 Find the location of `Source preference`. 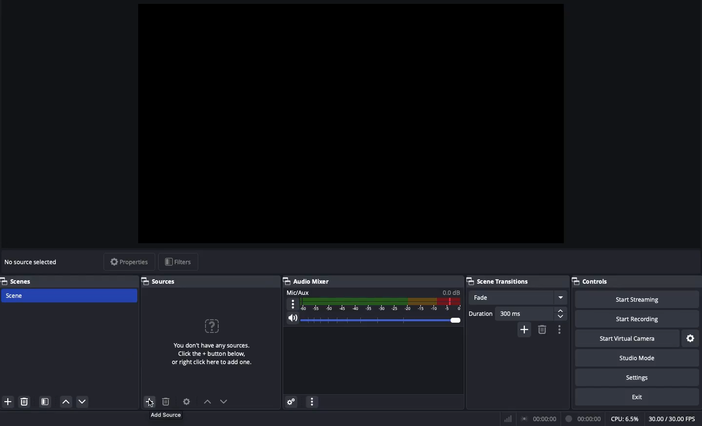

Source preference is located at coordinates (187, 401).